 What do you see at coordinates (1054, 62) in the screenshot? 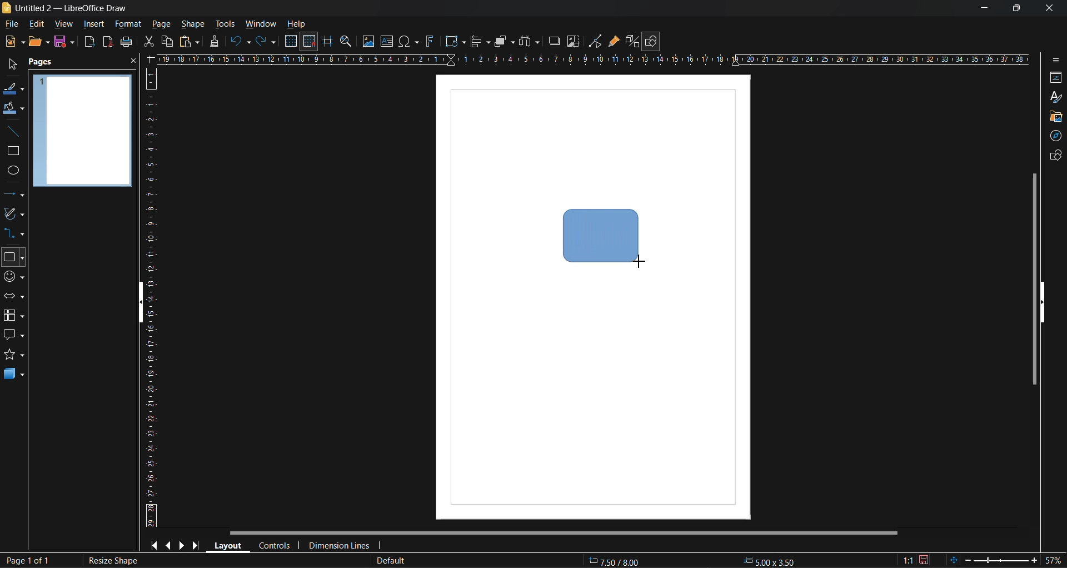
I see `sidebar` at bounding box center [1054, 62].